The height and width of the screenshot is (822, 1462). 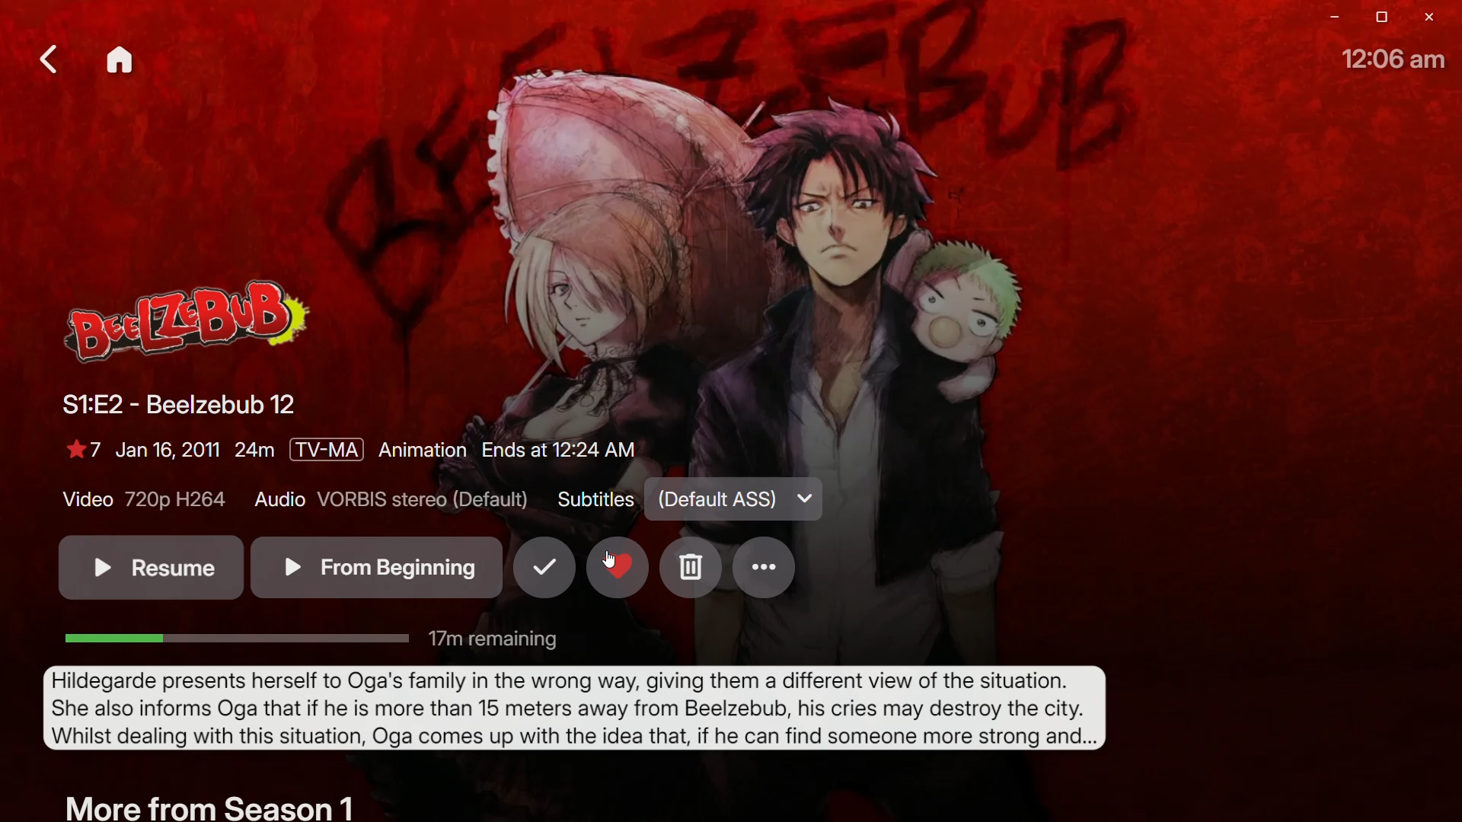 I want to click on Favorite, so click(x=617, y=590).